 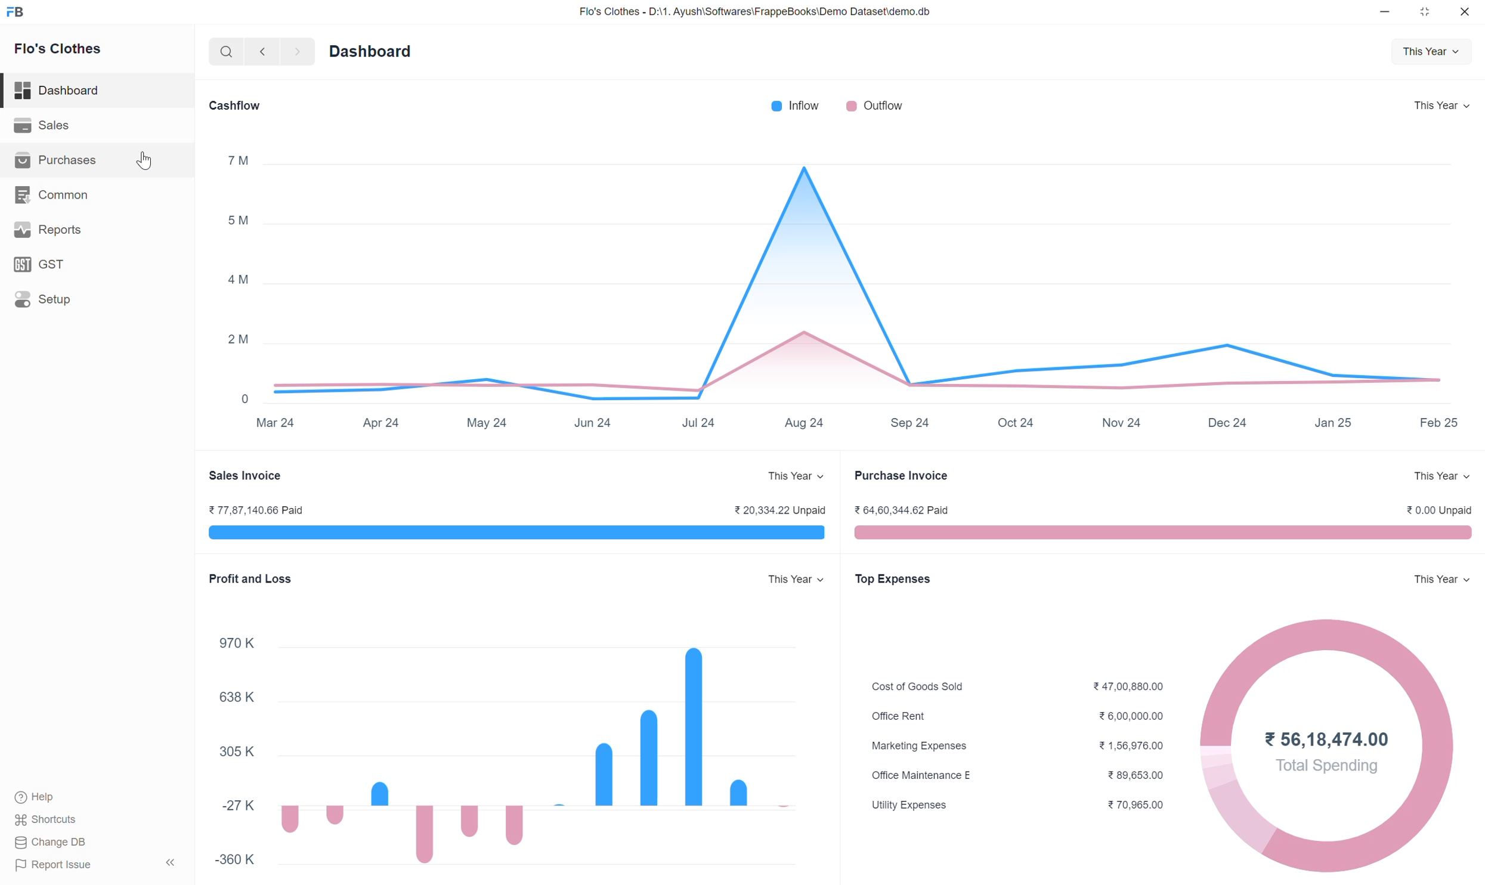 What do you see at coordinates (97, 125) in the screenshot?
I see `Sales` at bounding box center [97, 125].